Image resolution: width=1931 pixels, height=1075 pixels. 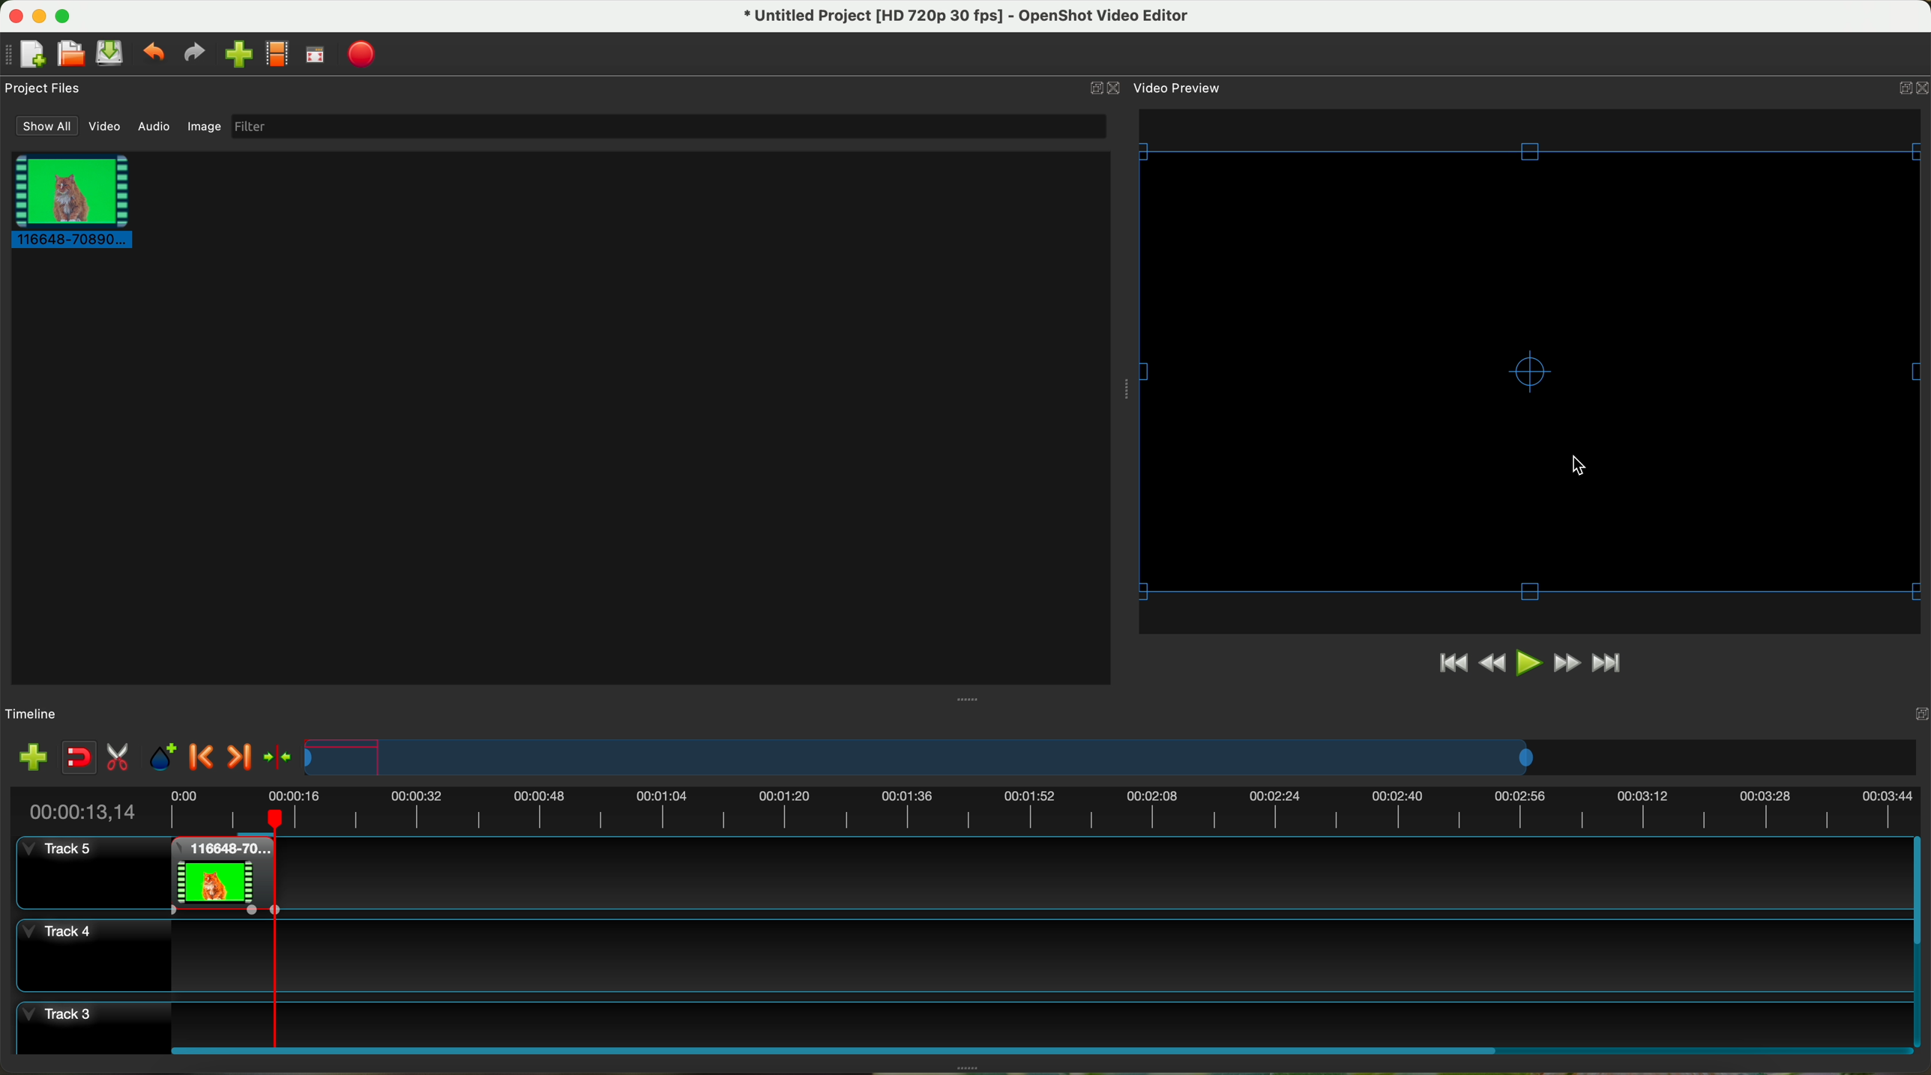 What do you see at coordinates (1530, 664) in the screenshot?
I see `click on play` at bounding box center [1530, 664].